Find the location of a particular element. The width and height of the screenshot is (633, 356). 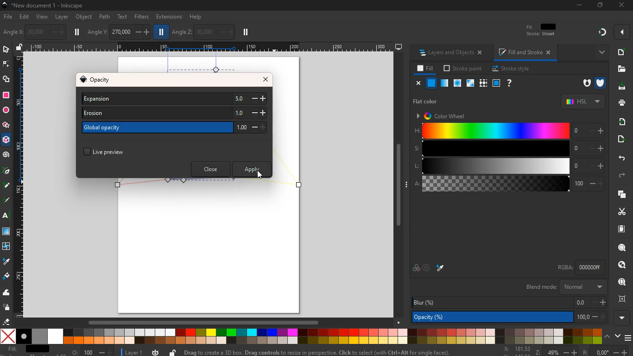

view is located at coordinates (43, 17).